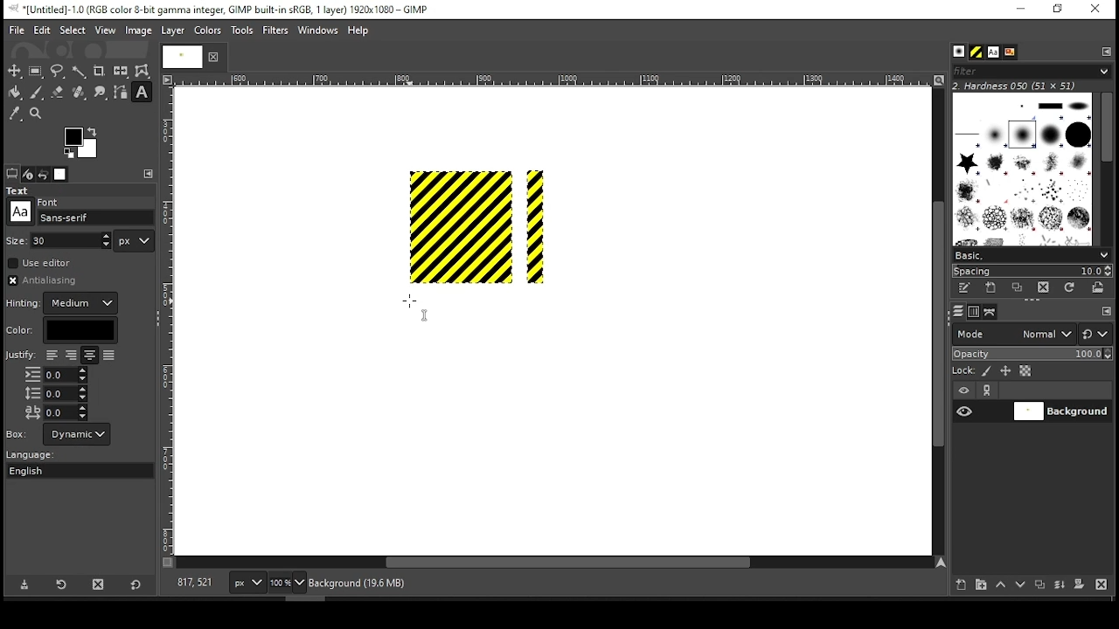  What do you see at coordinates (1022, 169) in the screenshot?
I see `brushes` at bounding box center [1022, 169].